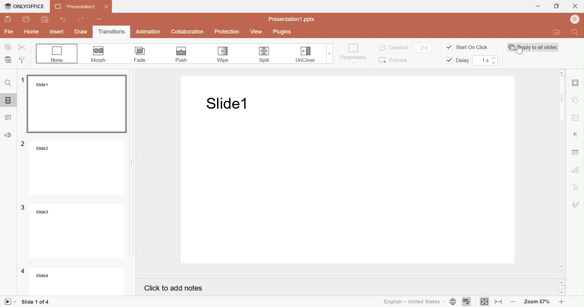 The height and width of the screenshot is (307, 584). What do you see at coordinates (576, 151) in the screenshot?
I see `Insert chart` at bounding box center [576, 151].